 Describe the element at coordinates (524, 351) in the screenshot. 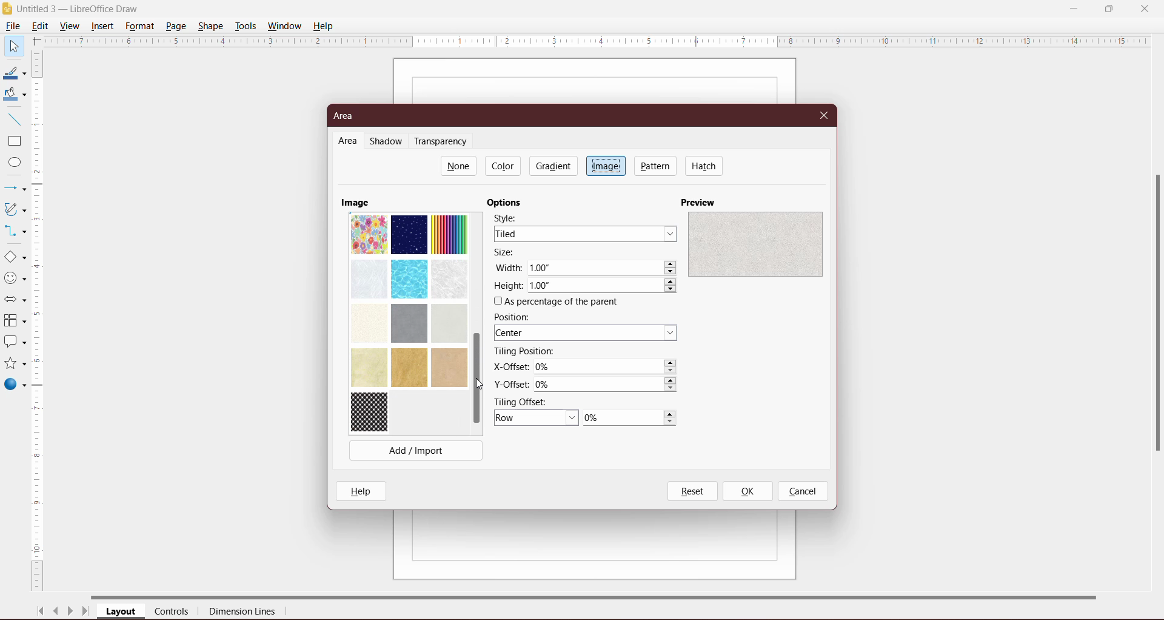

I see `Tiling Position` at that location.